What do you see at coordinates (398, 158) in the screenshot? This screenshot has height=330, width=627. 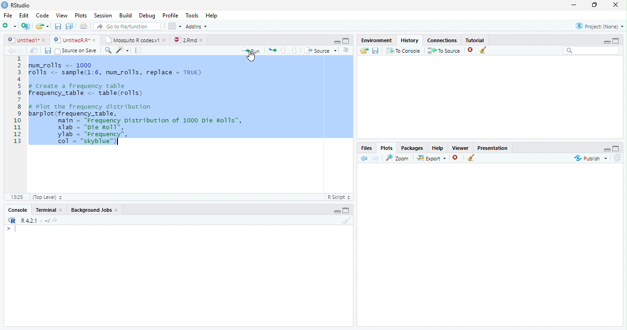 I see `Zoom` at bounding box center [398, 158].